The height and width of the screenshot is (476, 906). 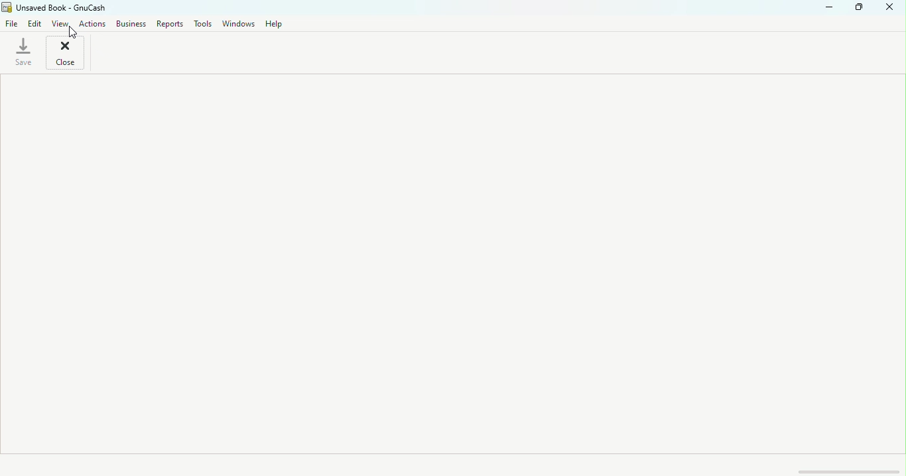 I want to click on Close, so click(x=891, y=8).